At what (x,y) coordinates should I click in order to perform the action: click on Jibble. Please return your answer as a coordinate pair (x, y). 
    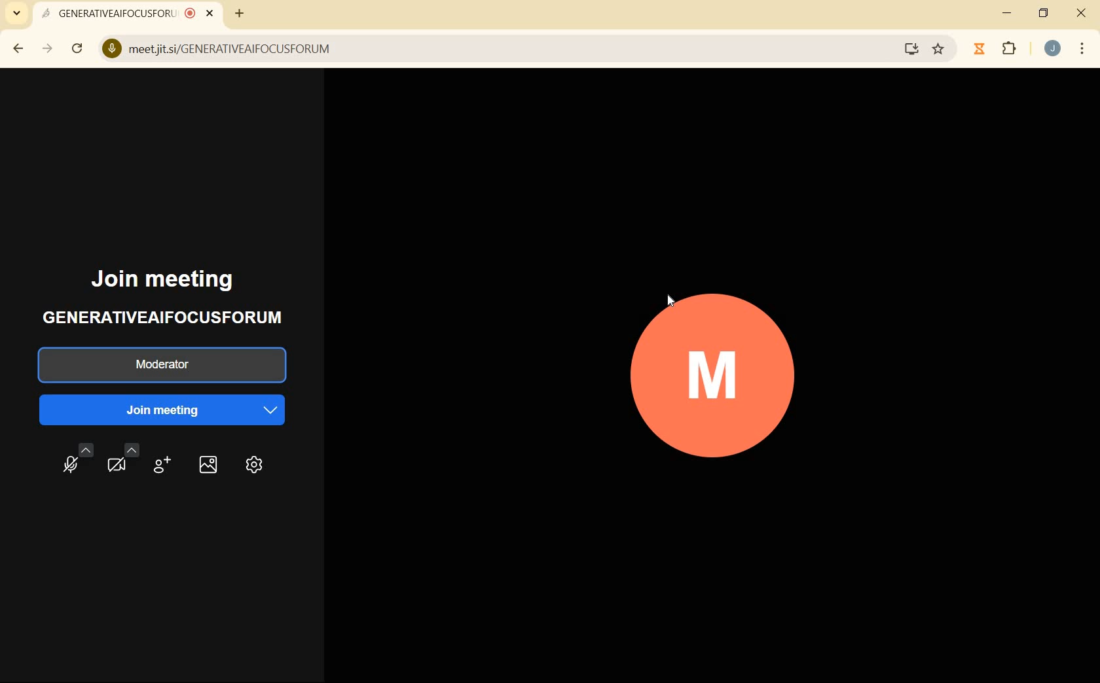
    Looking at the image, I should click on (978, 50).